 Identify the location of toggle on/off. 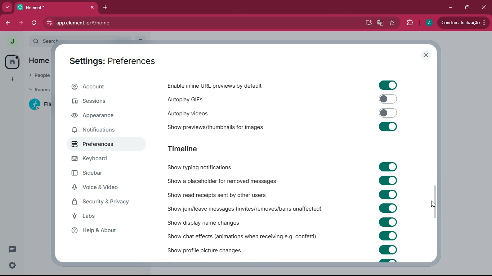
(388, 194).